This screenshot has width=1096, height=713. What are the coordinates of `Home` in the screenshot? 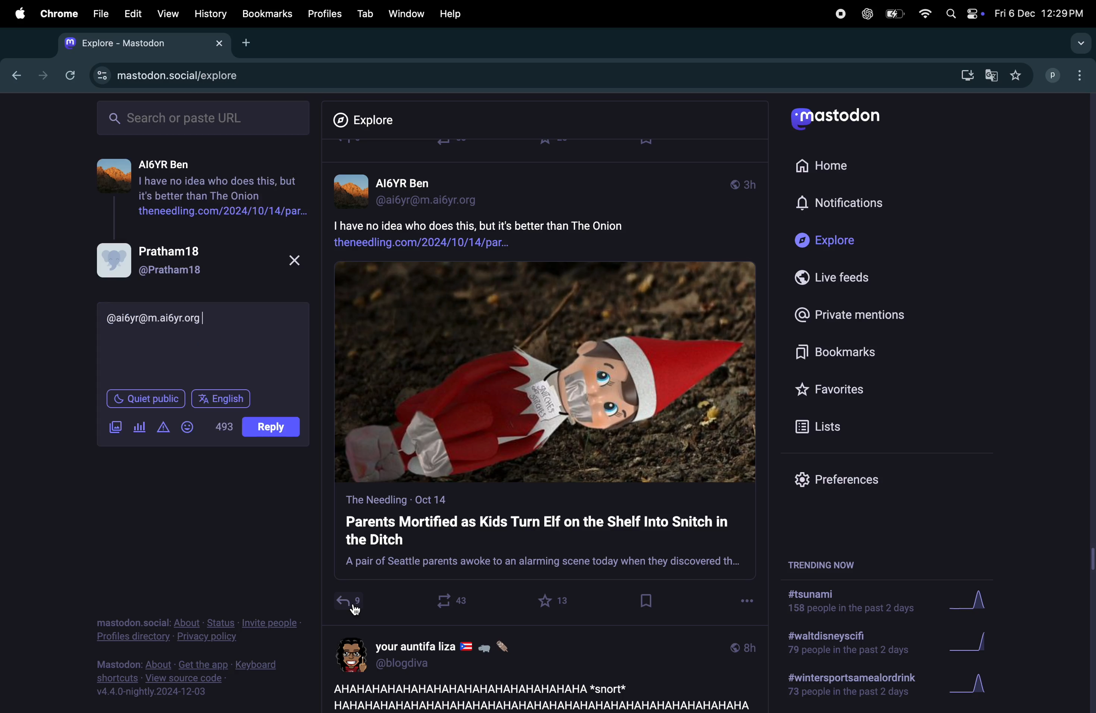 It's located at (828, 164).